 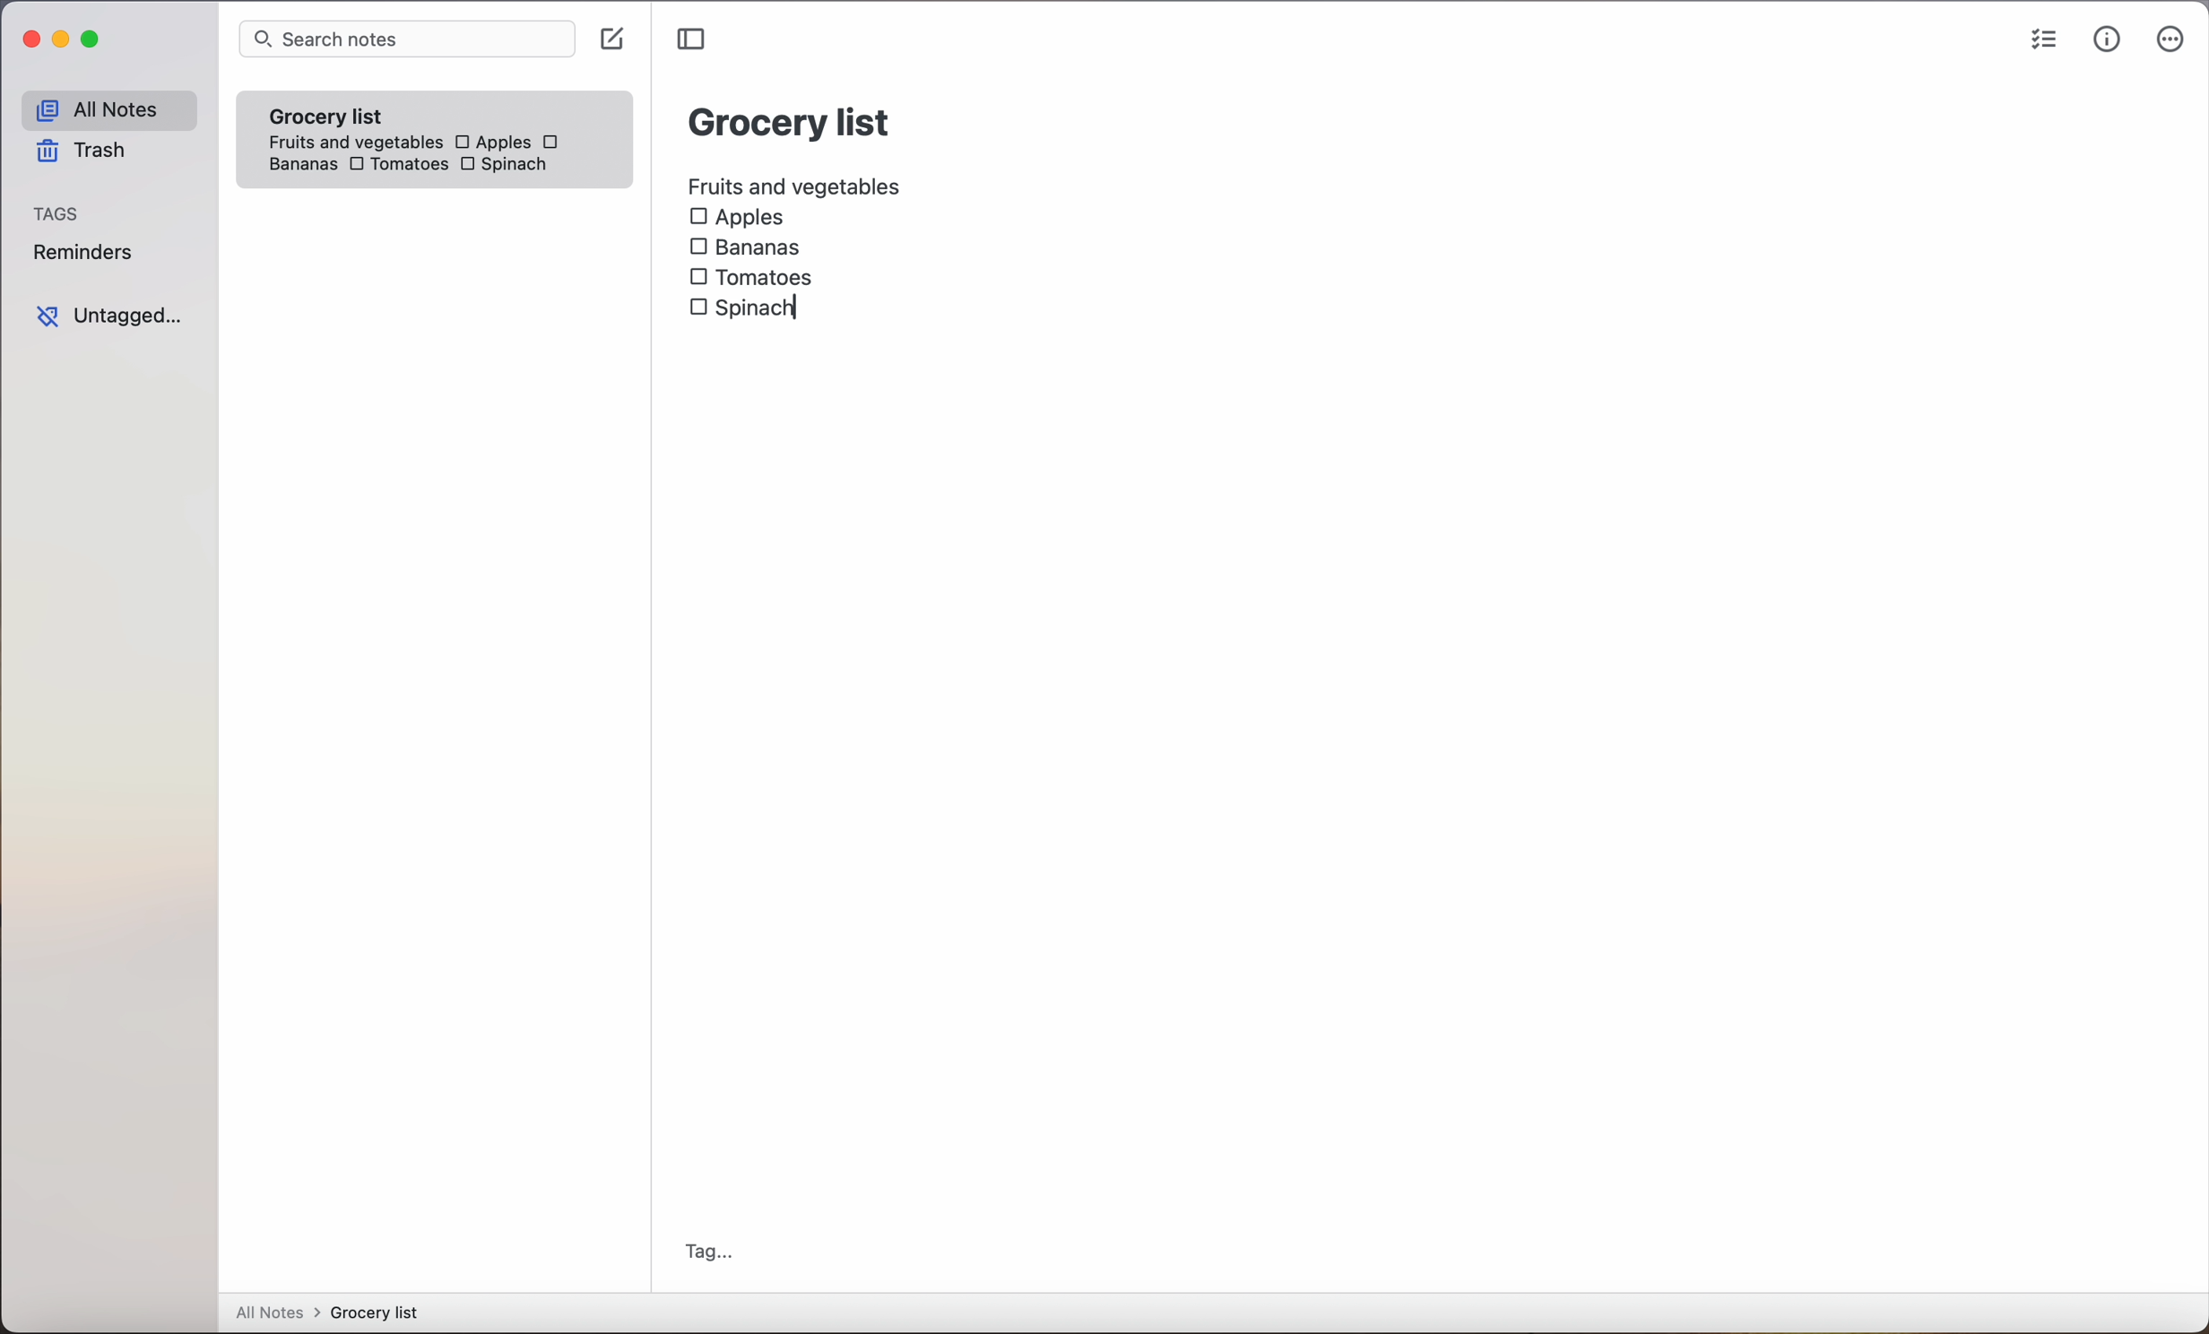 I want to click on Bananas checkbox, so click(x=749, y=244).